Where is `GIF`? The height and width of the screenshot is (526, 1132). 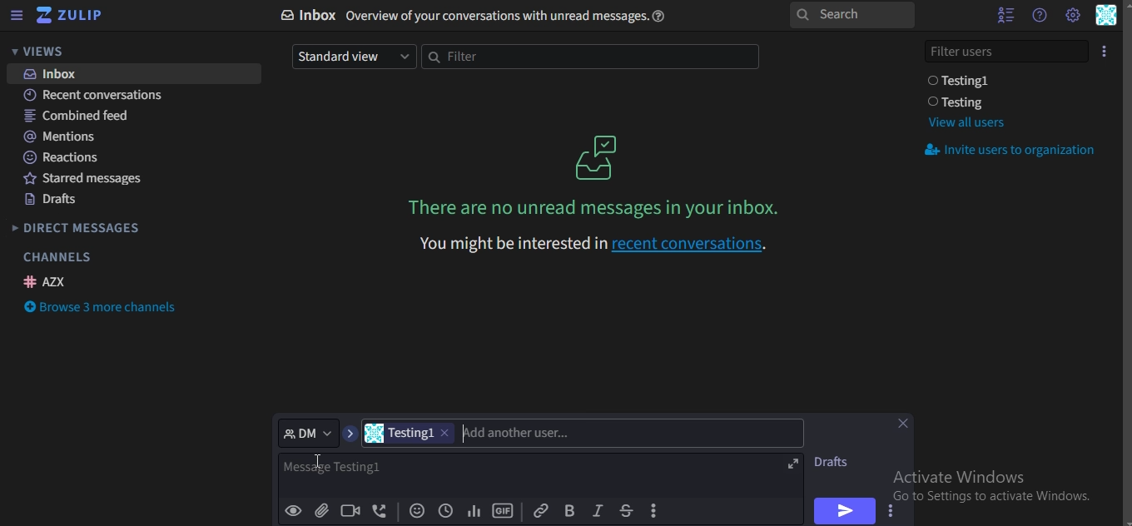
GIF is located at coordinates (503, 511).